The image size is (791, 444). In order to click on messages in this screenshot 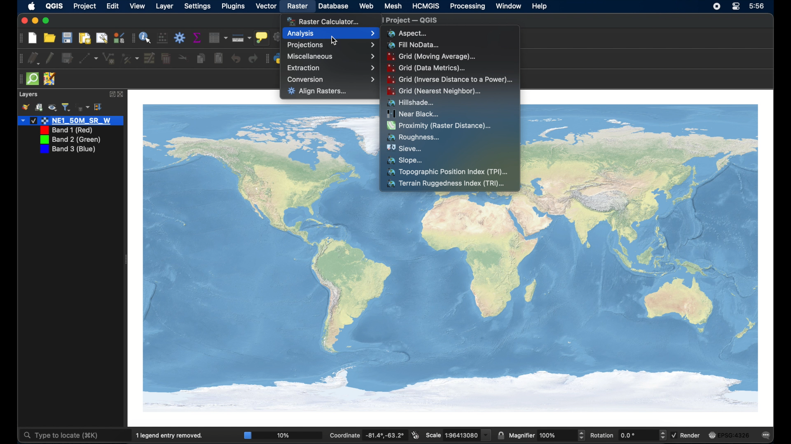, I will do `click(767, 436)`.